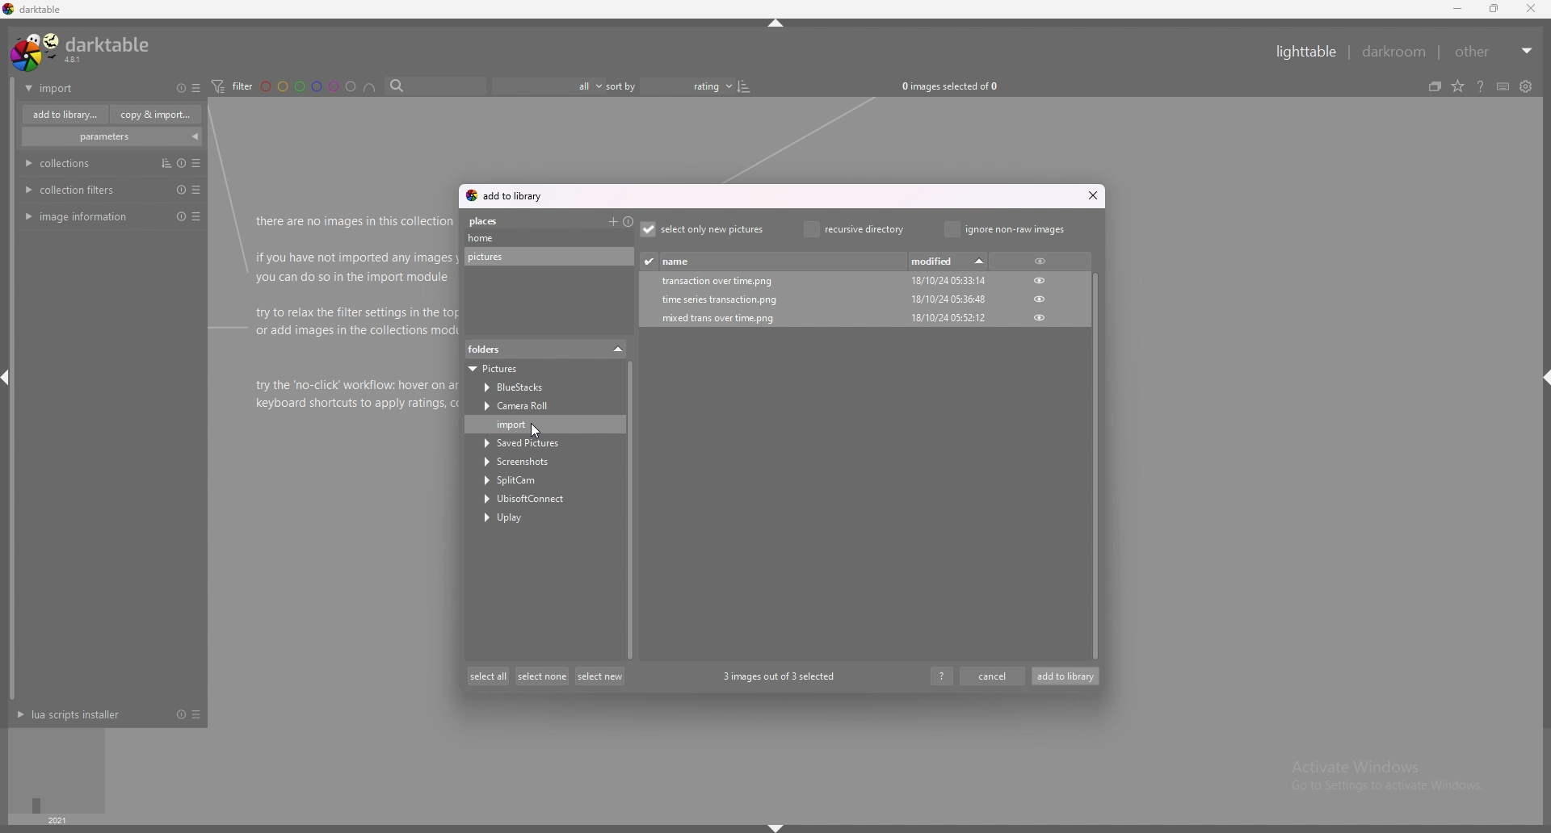  I want to click on time series transaction.png, so click(769, 299).